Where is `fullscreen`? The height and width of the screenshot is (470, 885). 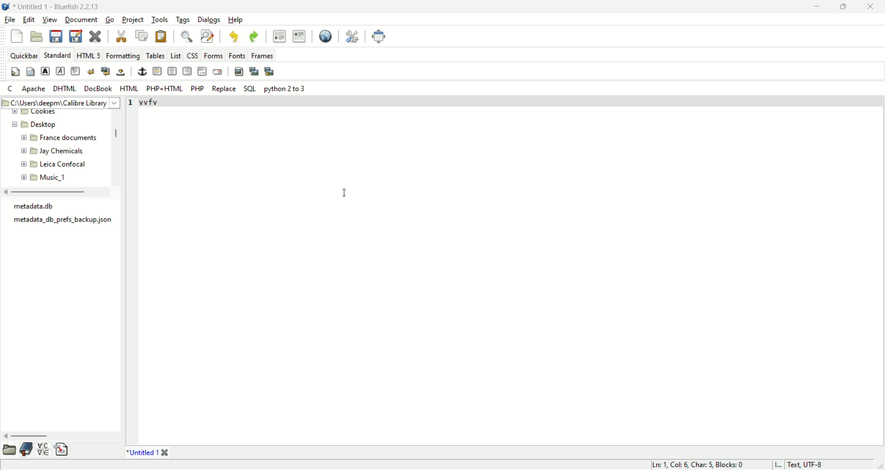 fullscreen is located at coordinates (381, 37).